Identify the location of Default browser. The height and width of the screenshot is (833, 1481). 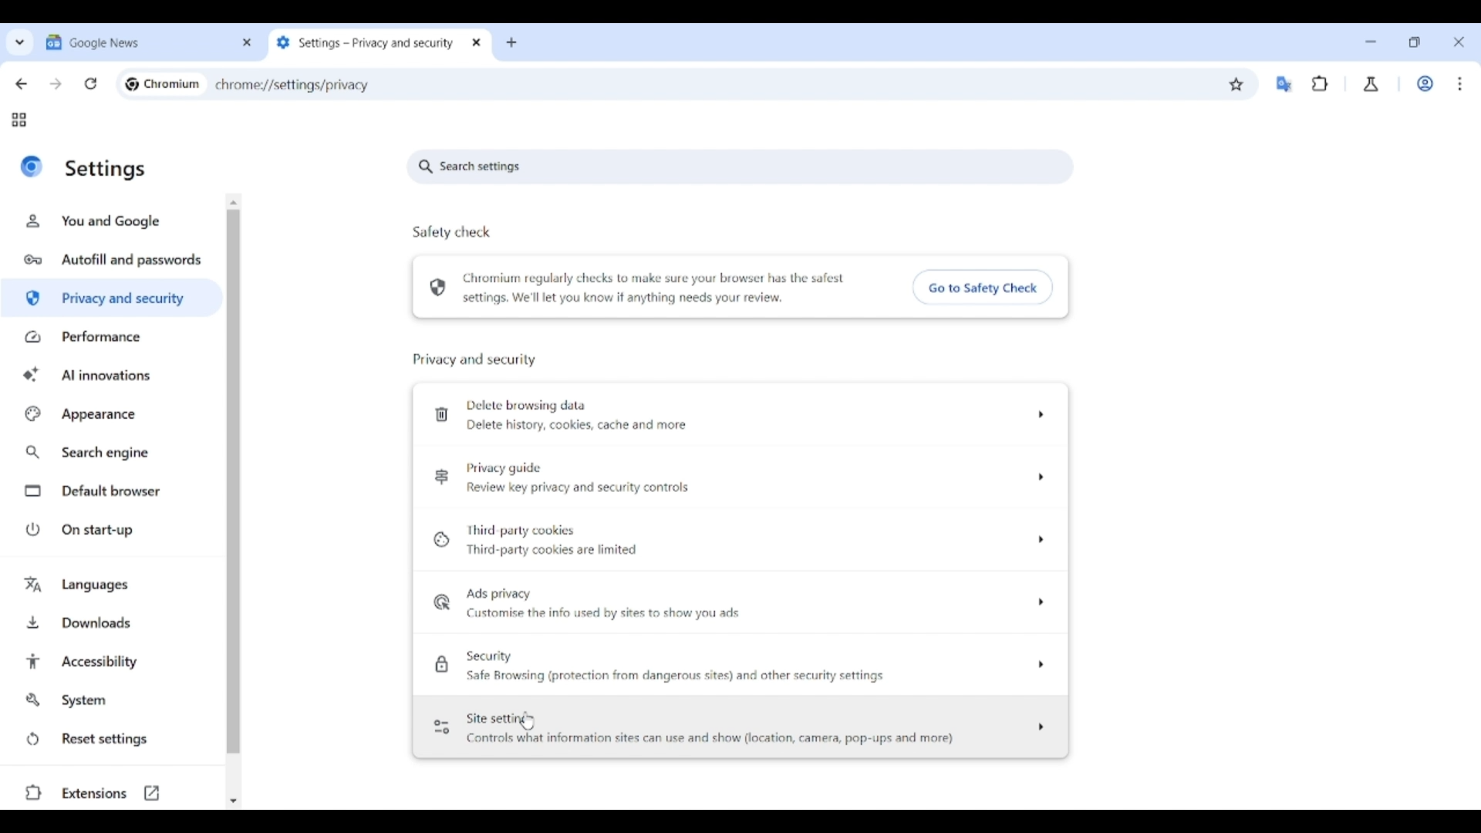
(114, 491).